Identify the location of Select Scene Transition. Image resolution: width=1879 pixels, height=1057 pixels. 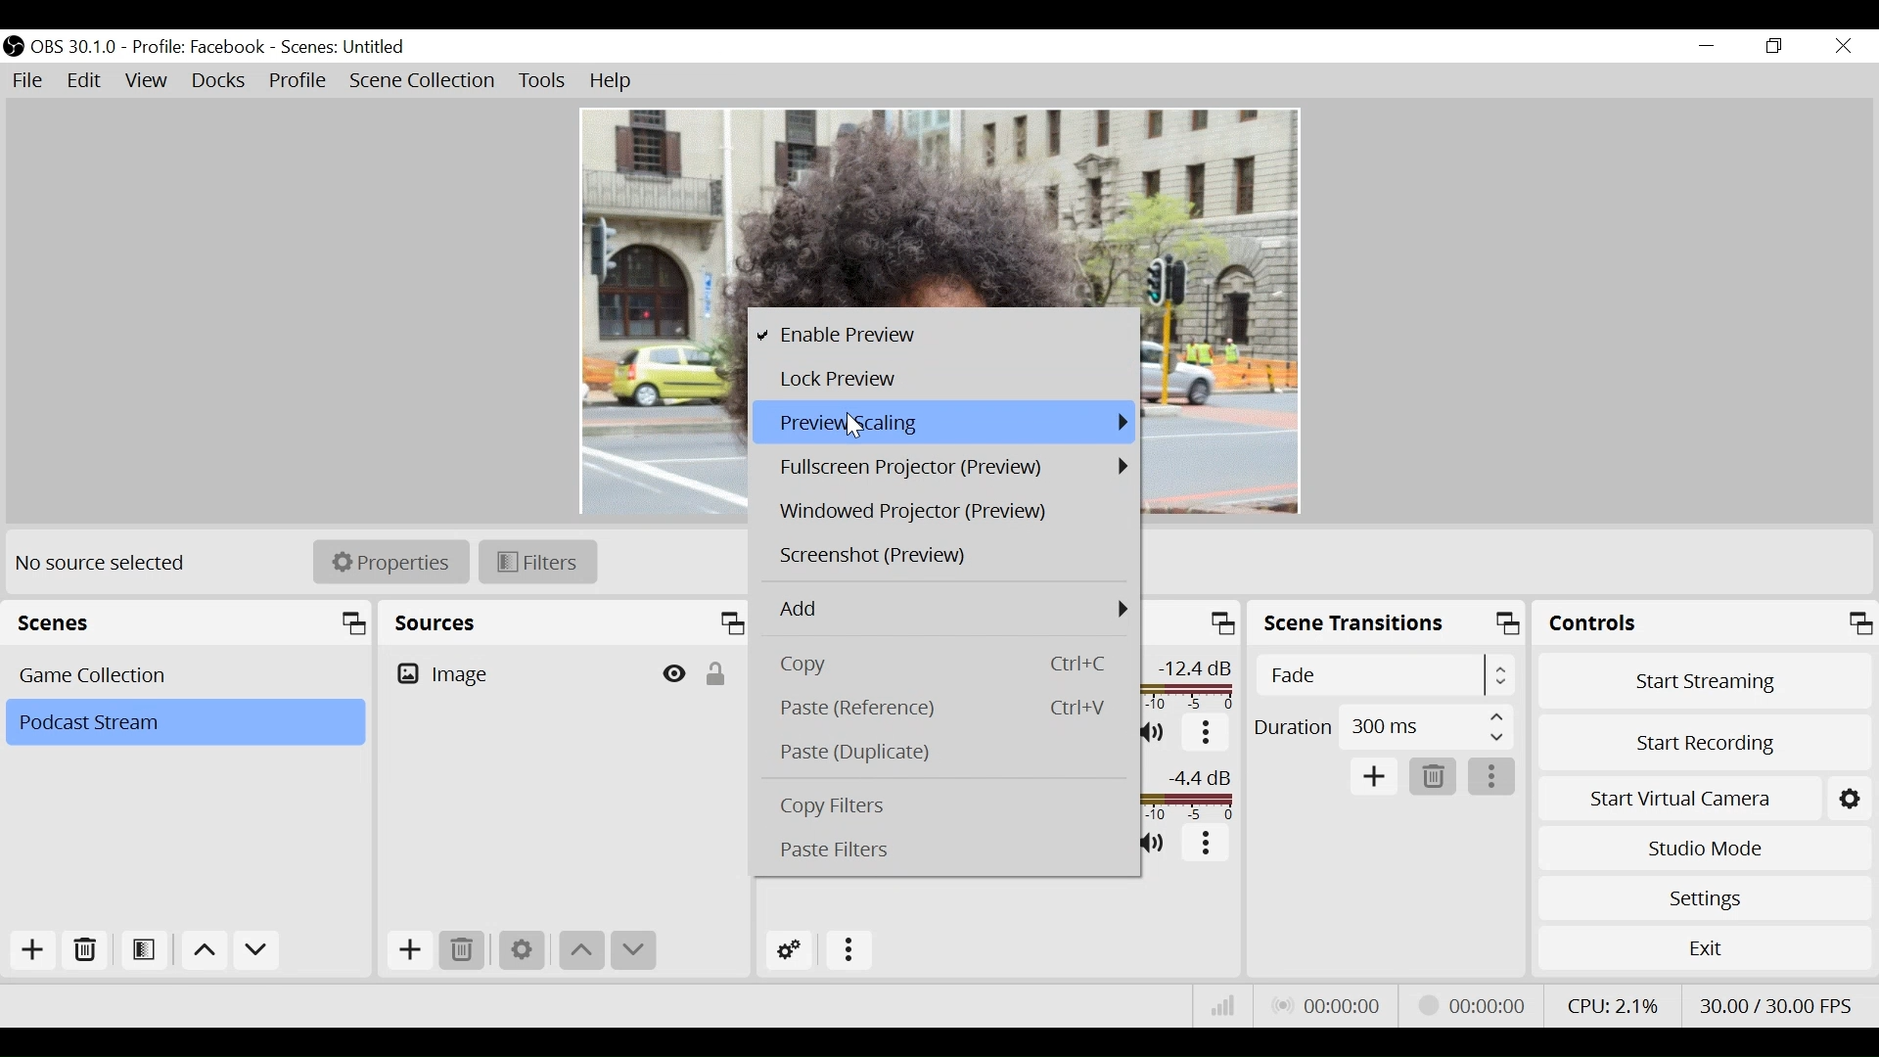
(1384, 676).